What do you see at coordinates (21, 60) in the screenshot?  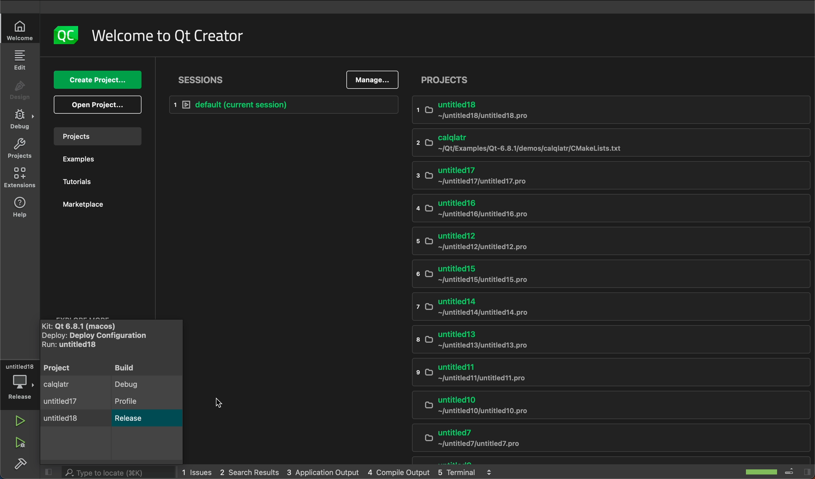 I see `edit` at bounding box center [21, 60].